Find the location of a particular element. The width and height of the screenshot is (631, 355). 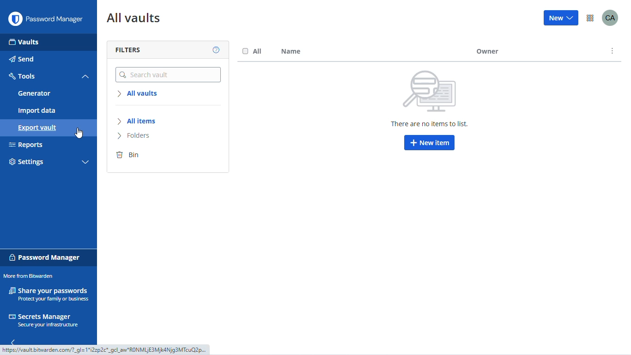

share your passwords is located at coordinates (49, 294).